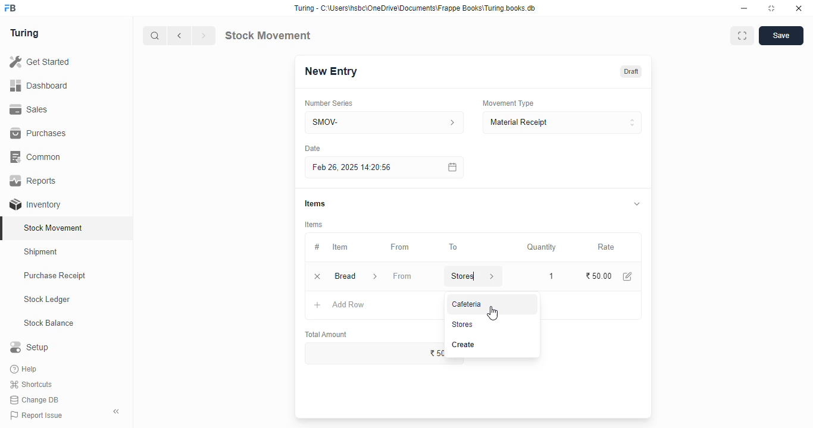 The height and width of the screenshot is (428, 813). Describe the element at coordinates (771, 8) in the screenshot. I see `toggle maximize` at that location.